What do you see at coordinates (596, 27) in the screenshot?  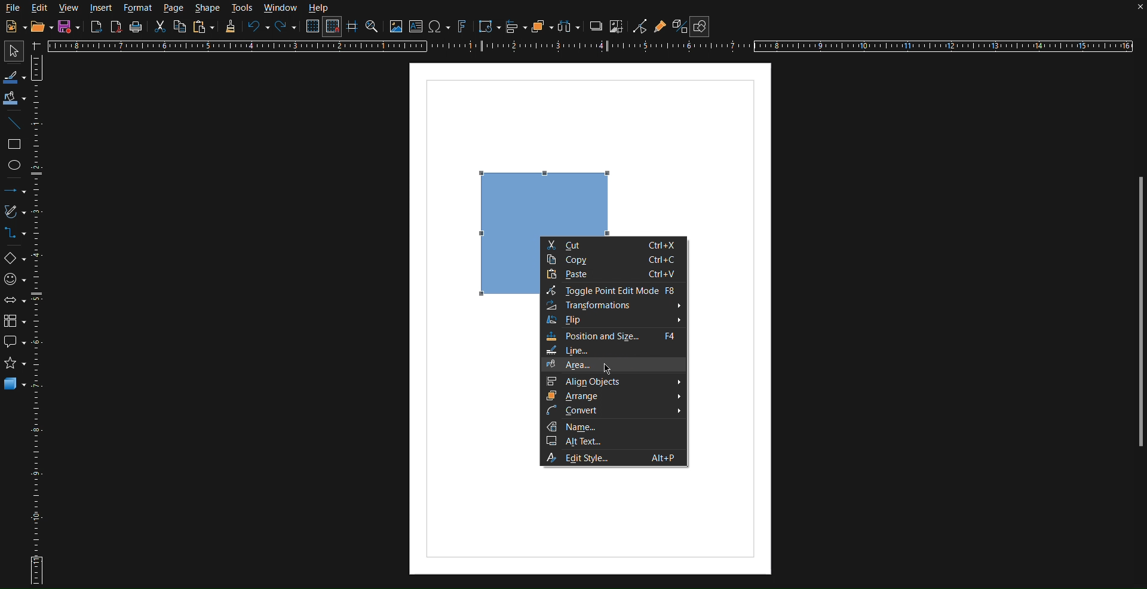 I see `Shadow` at bounding box center [596, 27].